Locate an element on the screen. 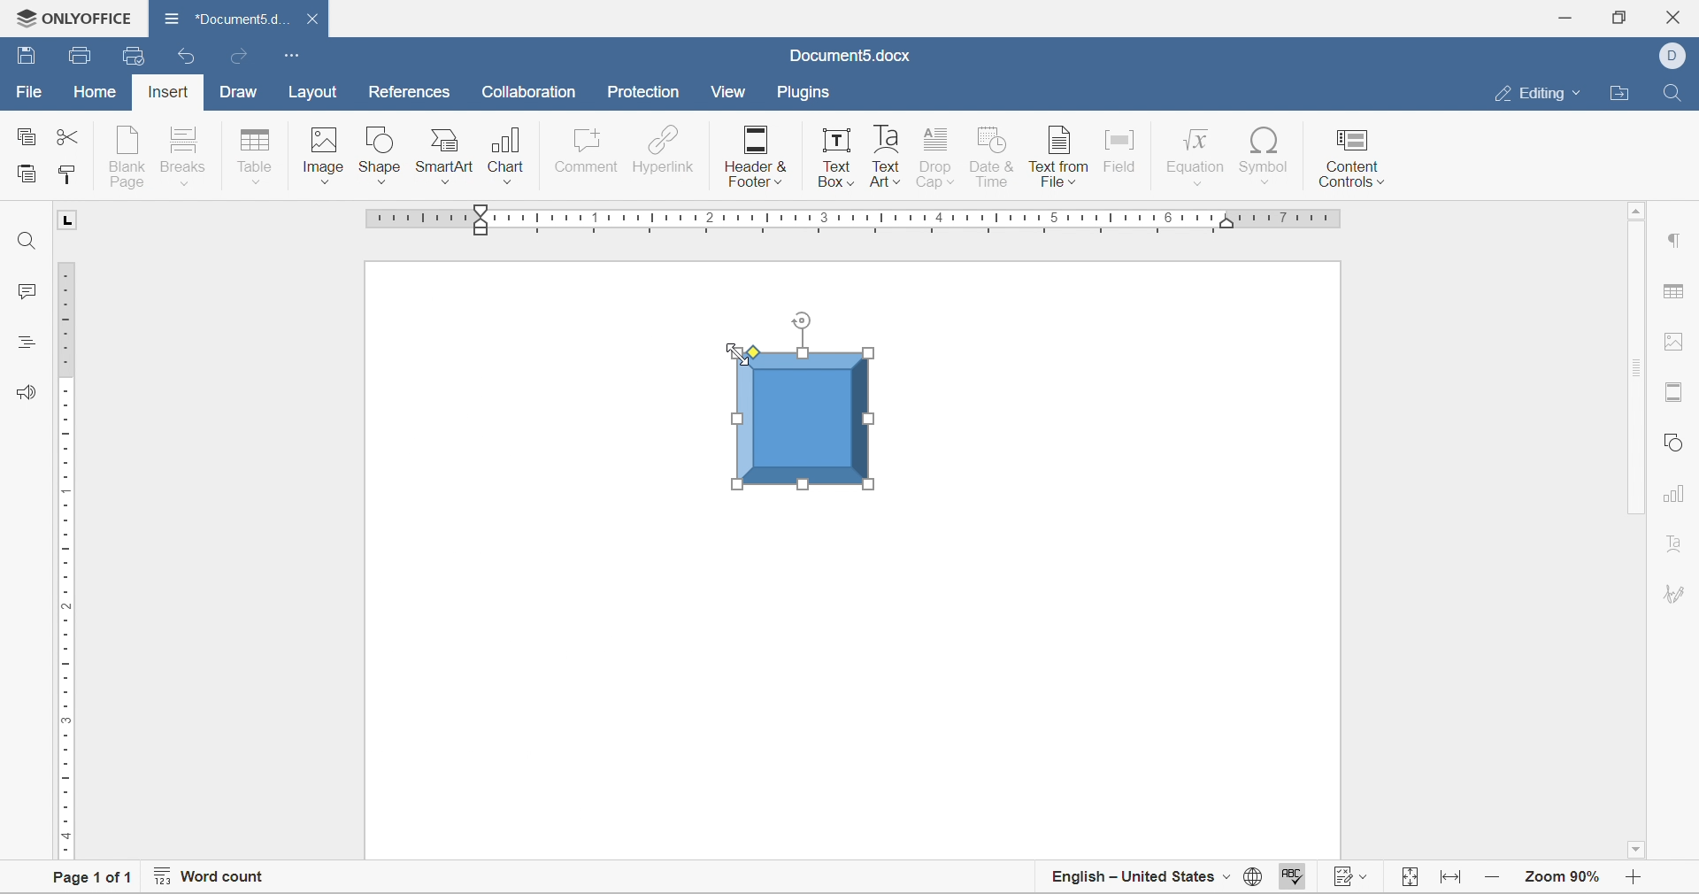  spell checking is located at coordinates (1290, 877).